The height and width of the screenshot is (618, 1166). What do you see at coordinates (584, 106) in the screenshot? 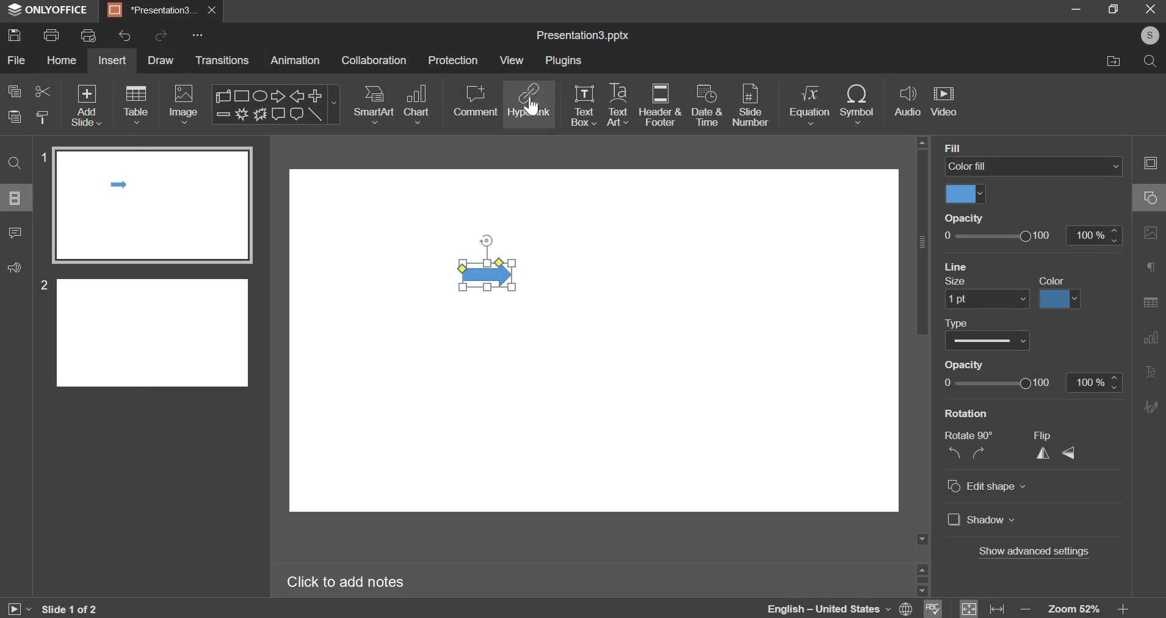
I see `text box` at bounding box center [584, 106].